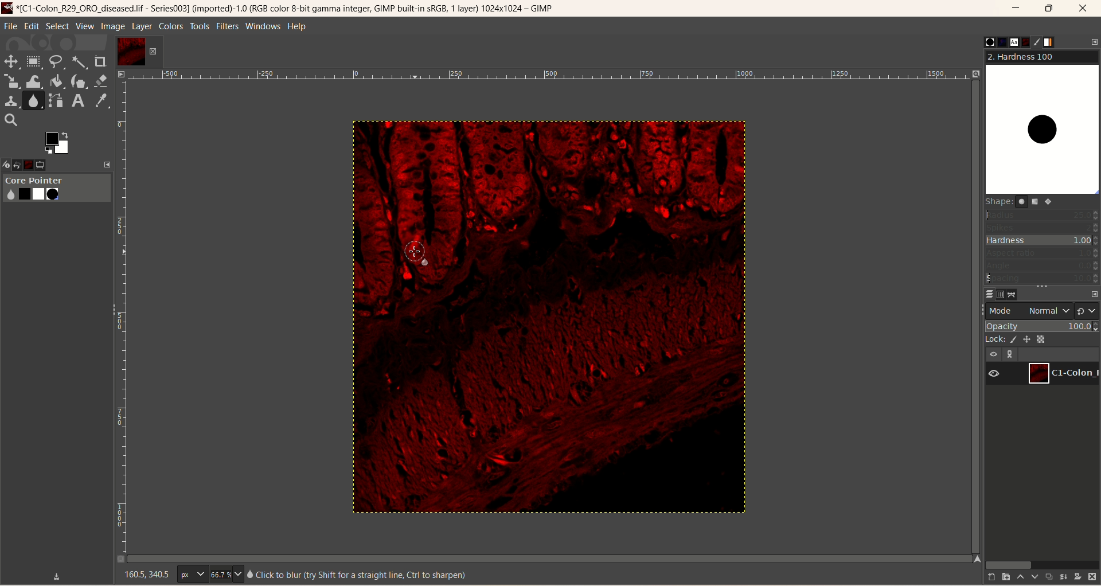 This screenshot has height=586, width=1101. I want to click on rectangle select tool, so click(33, 61).